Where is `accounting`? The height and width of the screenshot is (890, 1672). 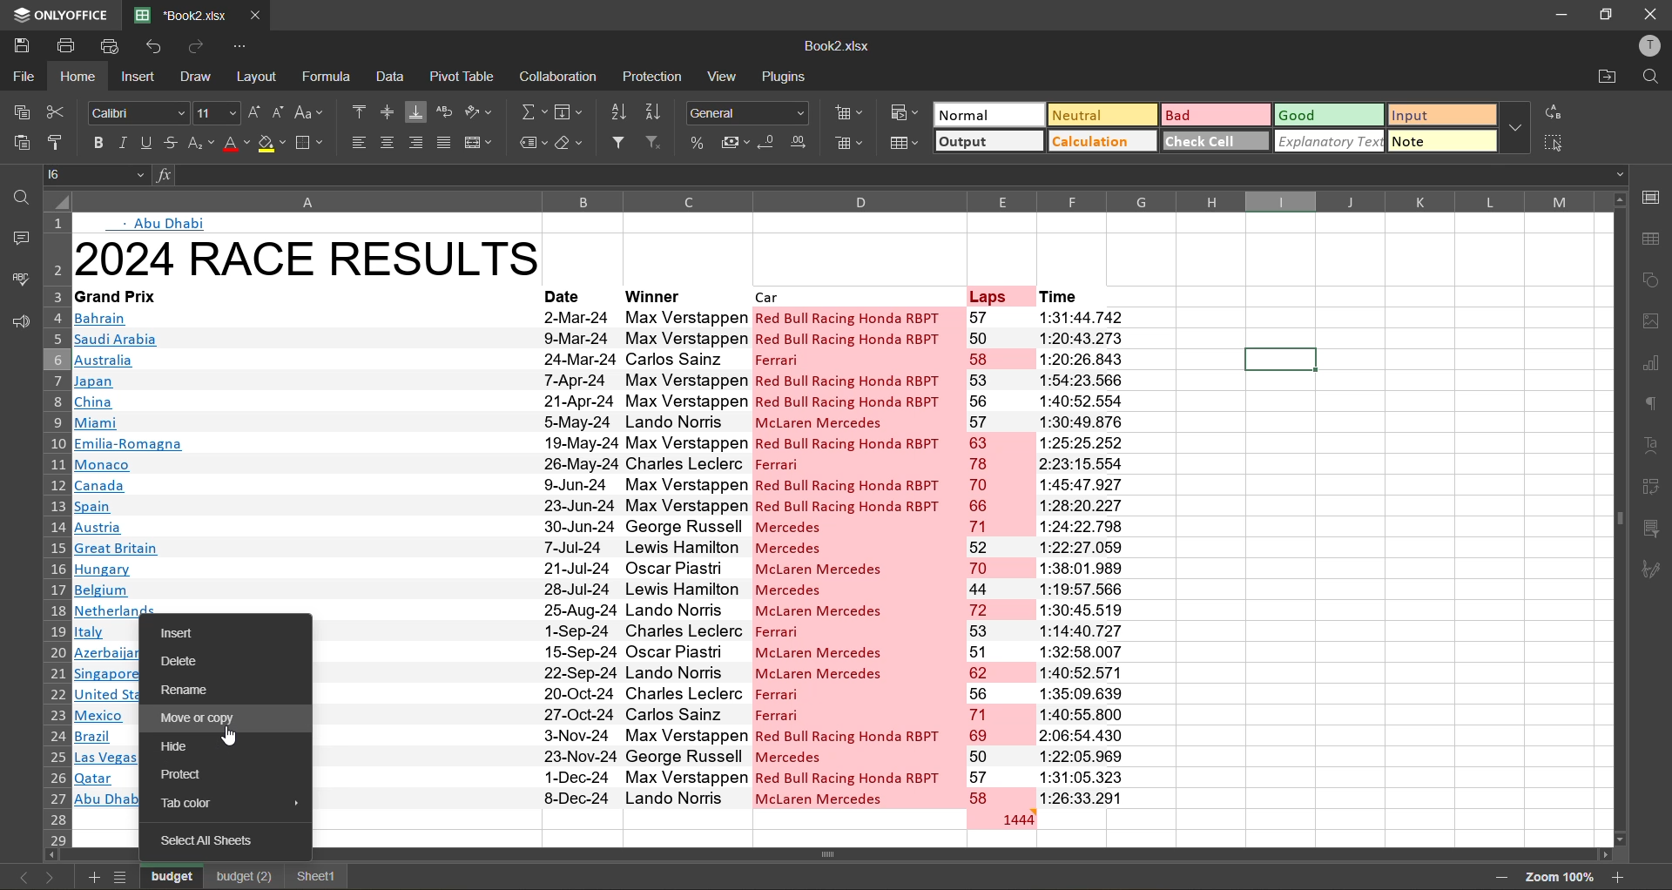
accounting is located at coordinates (737, 143).